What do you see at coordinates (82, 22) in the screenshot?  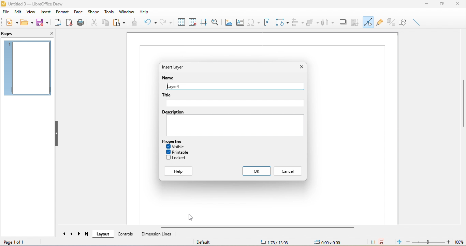 I see `print` at bounding box center [82, 22].